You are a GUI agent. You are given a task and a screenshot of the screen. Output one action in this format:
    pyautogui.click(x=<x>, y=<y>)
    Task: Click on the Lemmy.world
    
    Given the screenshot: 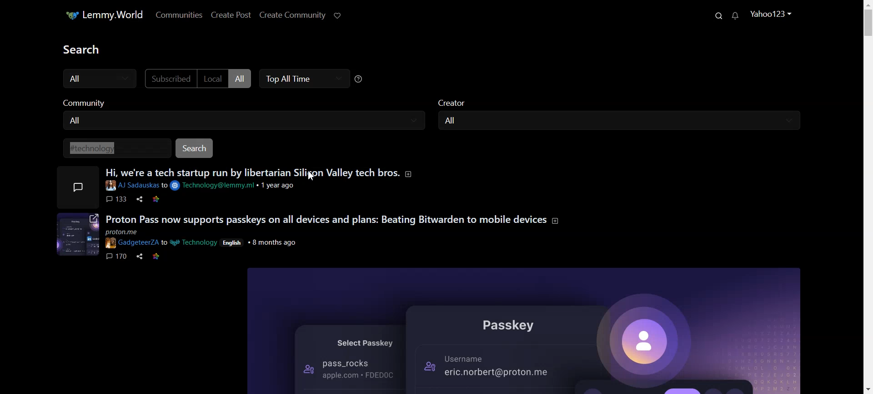 What is the action you would take?
    pyautogui.click(x=103, y=15)
    